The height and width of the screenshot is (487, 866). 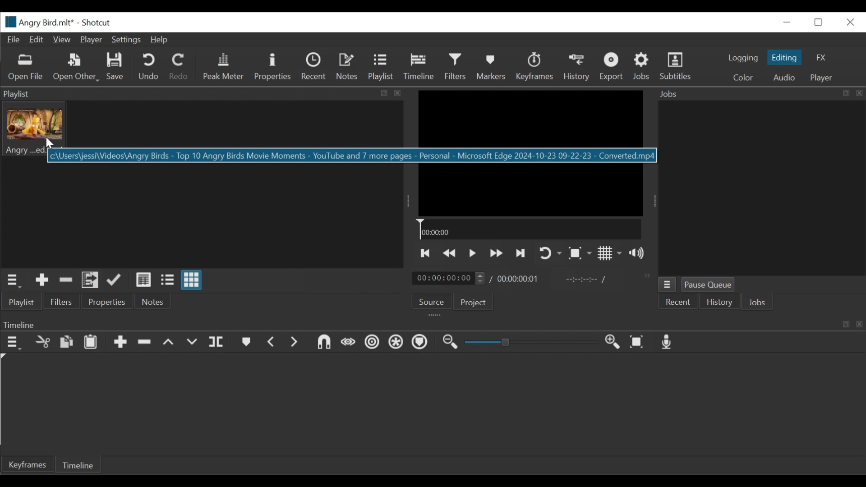 What do you see at coordinates (120, 344) in the screenshot?
I see `add clip` at bounding box center [120, 344].